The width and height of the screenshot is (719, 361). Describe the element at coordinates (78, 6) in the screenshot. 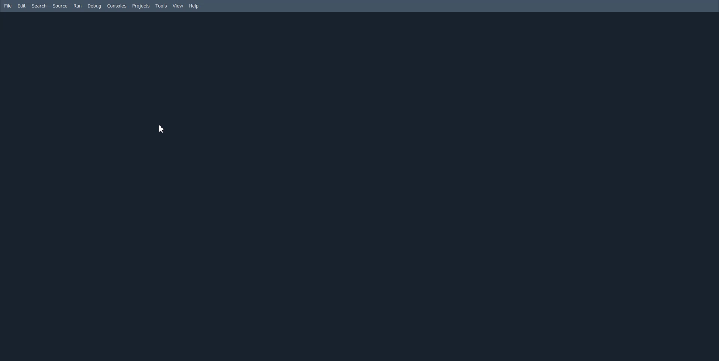

I see `Run` at that location.